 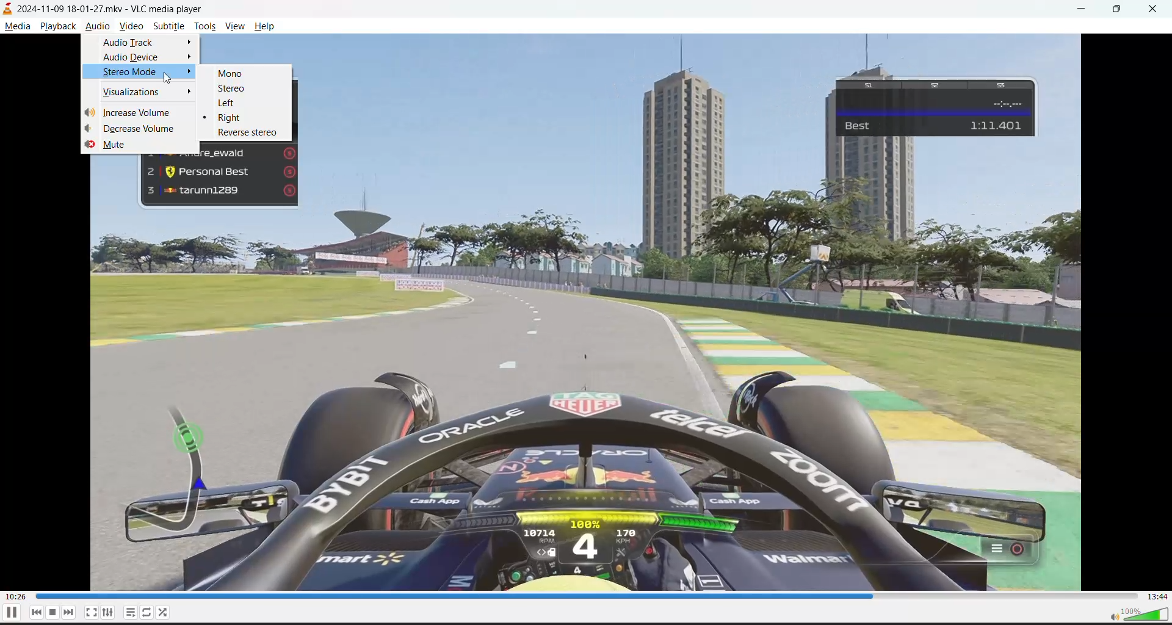 I want to click on mono, so click(x=233, y=74).